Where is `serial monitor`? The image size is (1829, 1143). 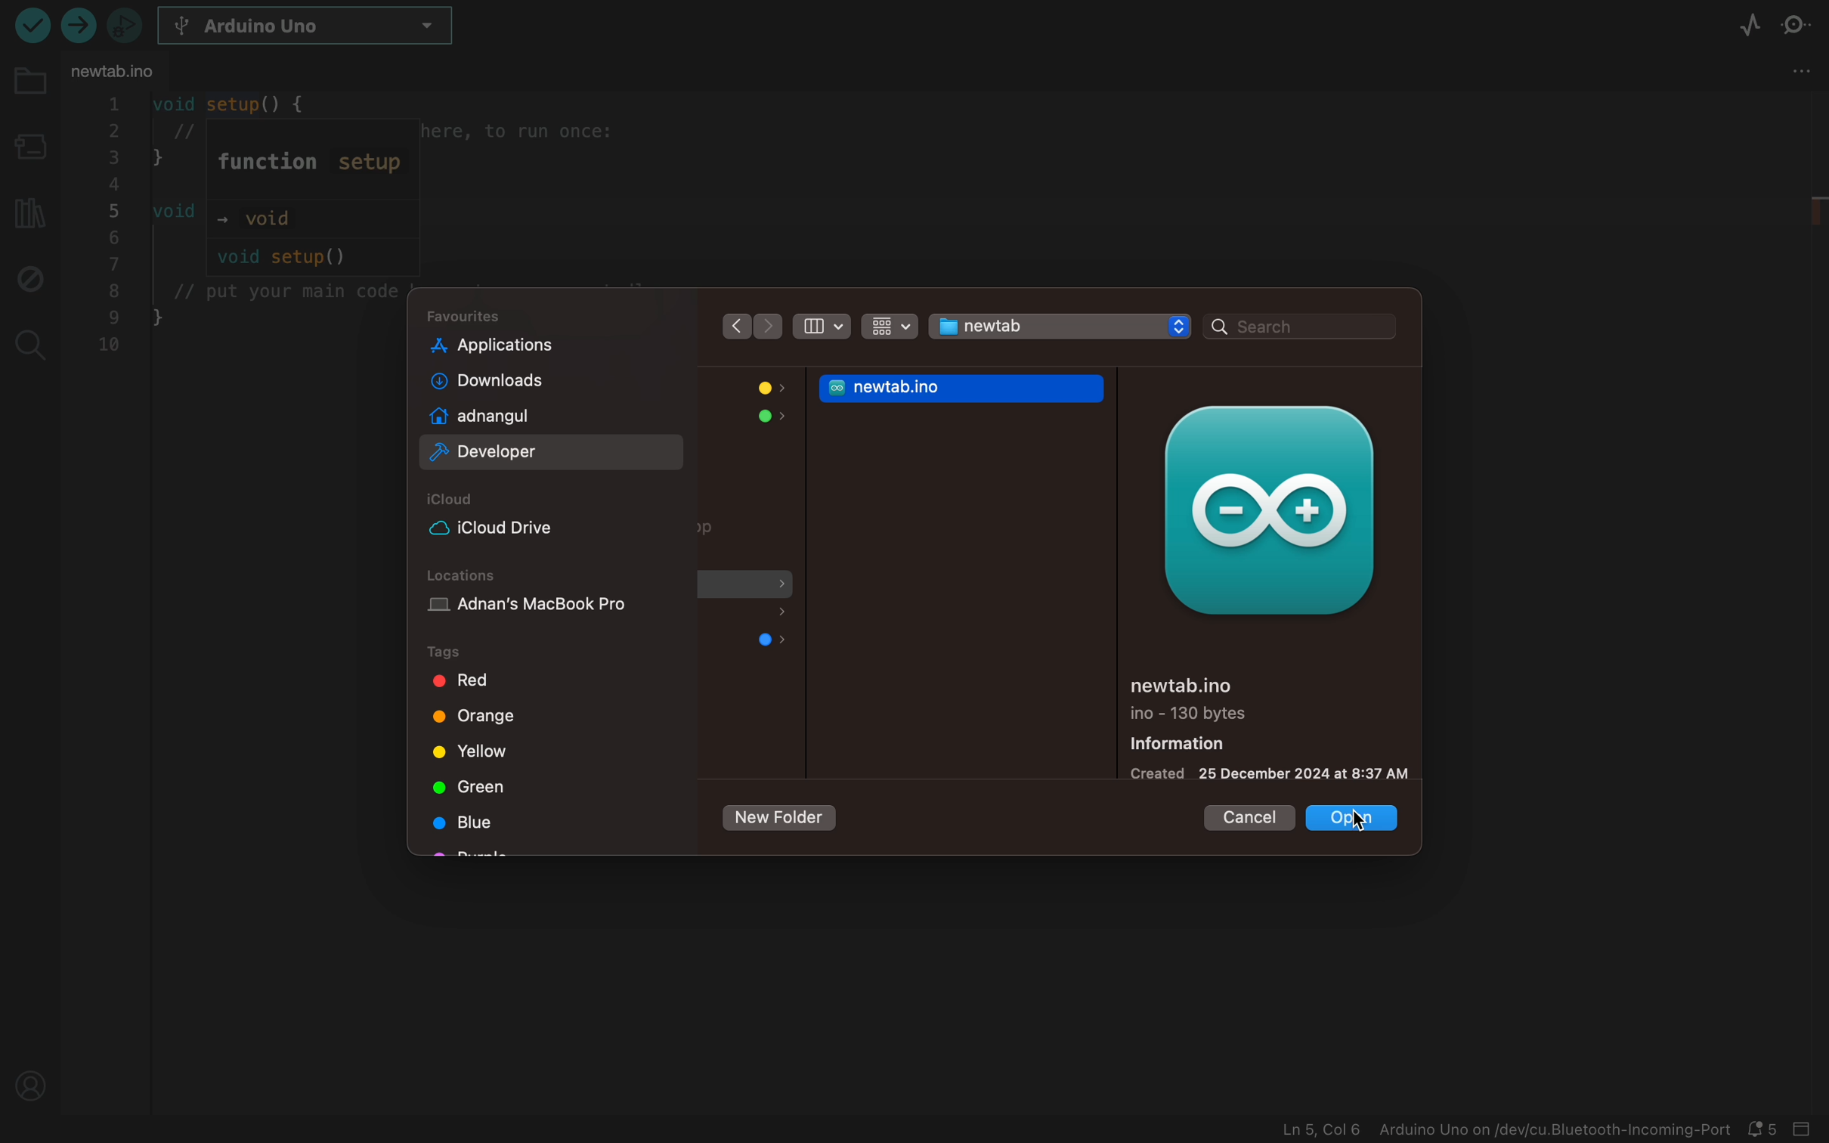
serial monitor is located at coordinates (1803, 26).